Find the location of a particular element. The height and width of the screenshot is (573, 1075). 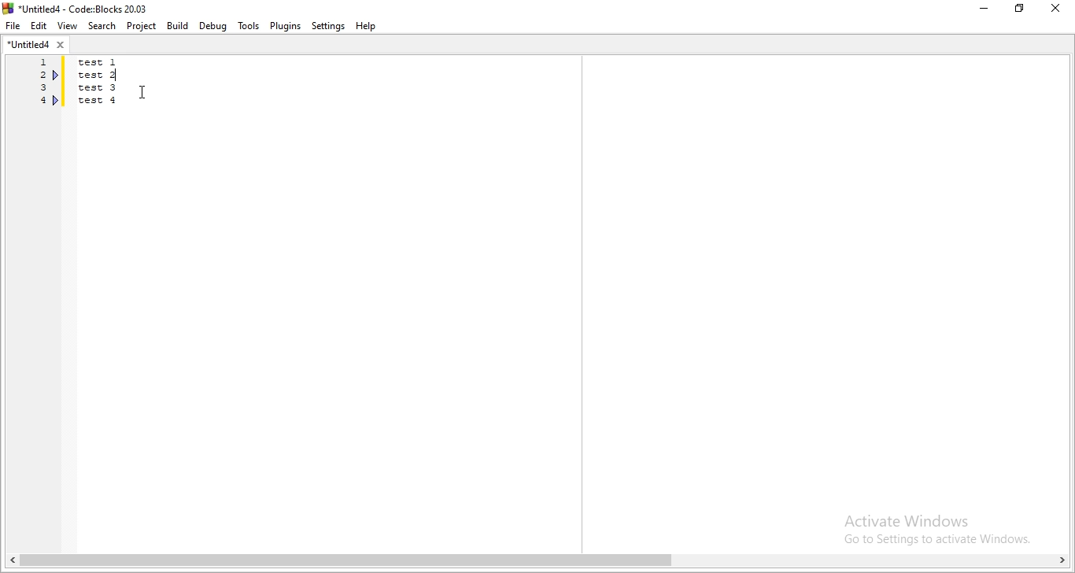

Build  is located at coordinates (176, 25).